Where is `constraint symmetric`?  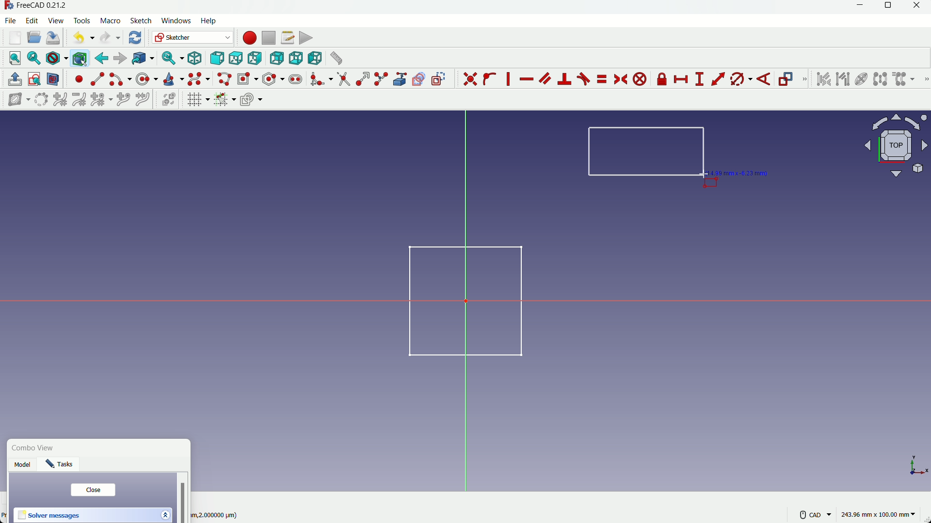 constraint symmetric is located at coordinates (622, 79).